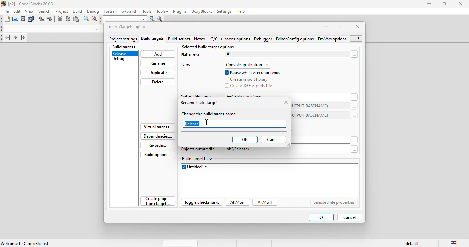 The height and width of the screenshot is (247, 469). What do you see at coordinates (332, 39) in the screenshot?
I see `env\ars option` at bounding box center [332, 39].